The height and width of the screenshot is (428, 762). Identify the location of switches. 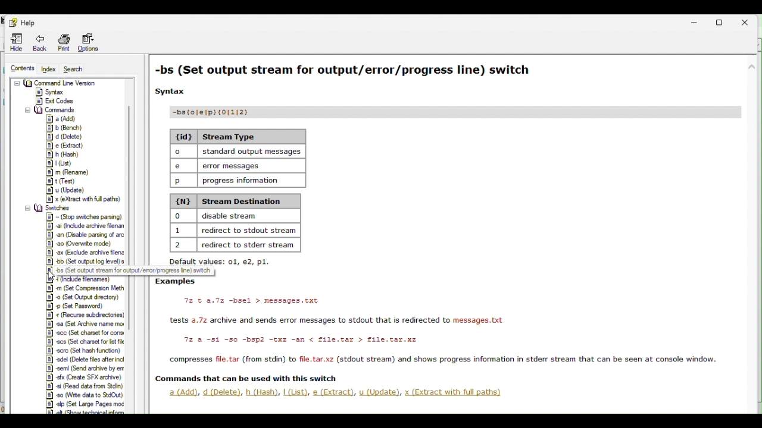
(79, 234).